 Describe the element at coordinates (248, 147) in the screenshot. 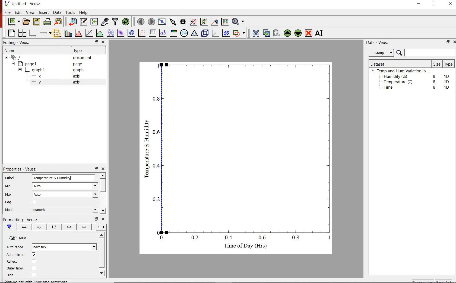

I see `Graph` at that location.